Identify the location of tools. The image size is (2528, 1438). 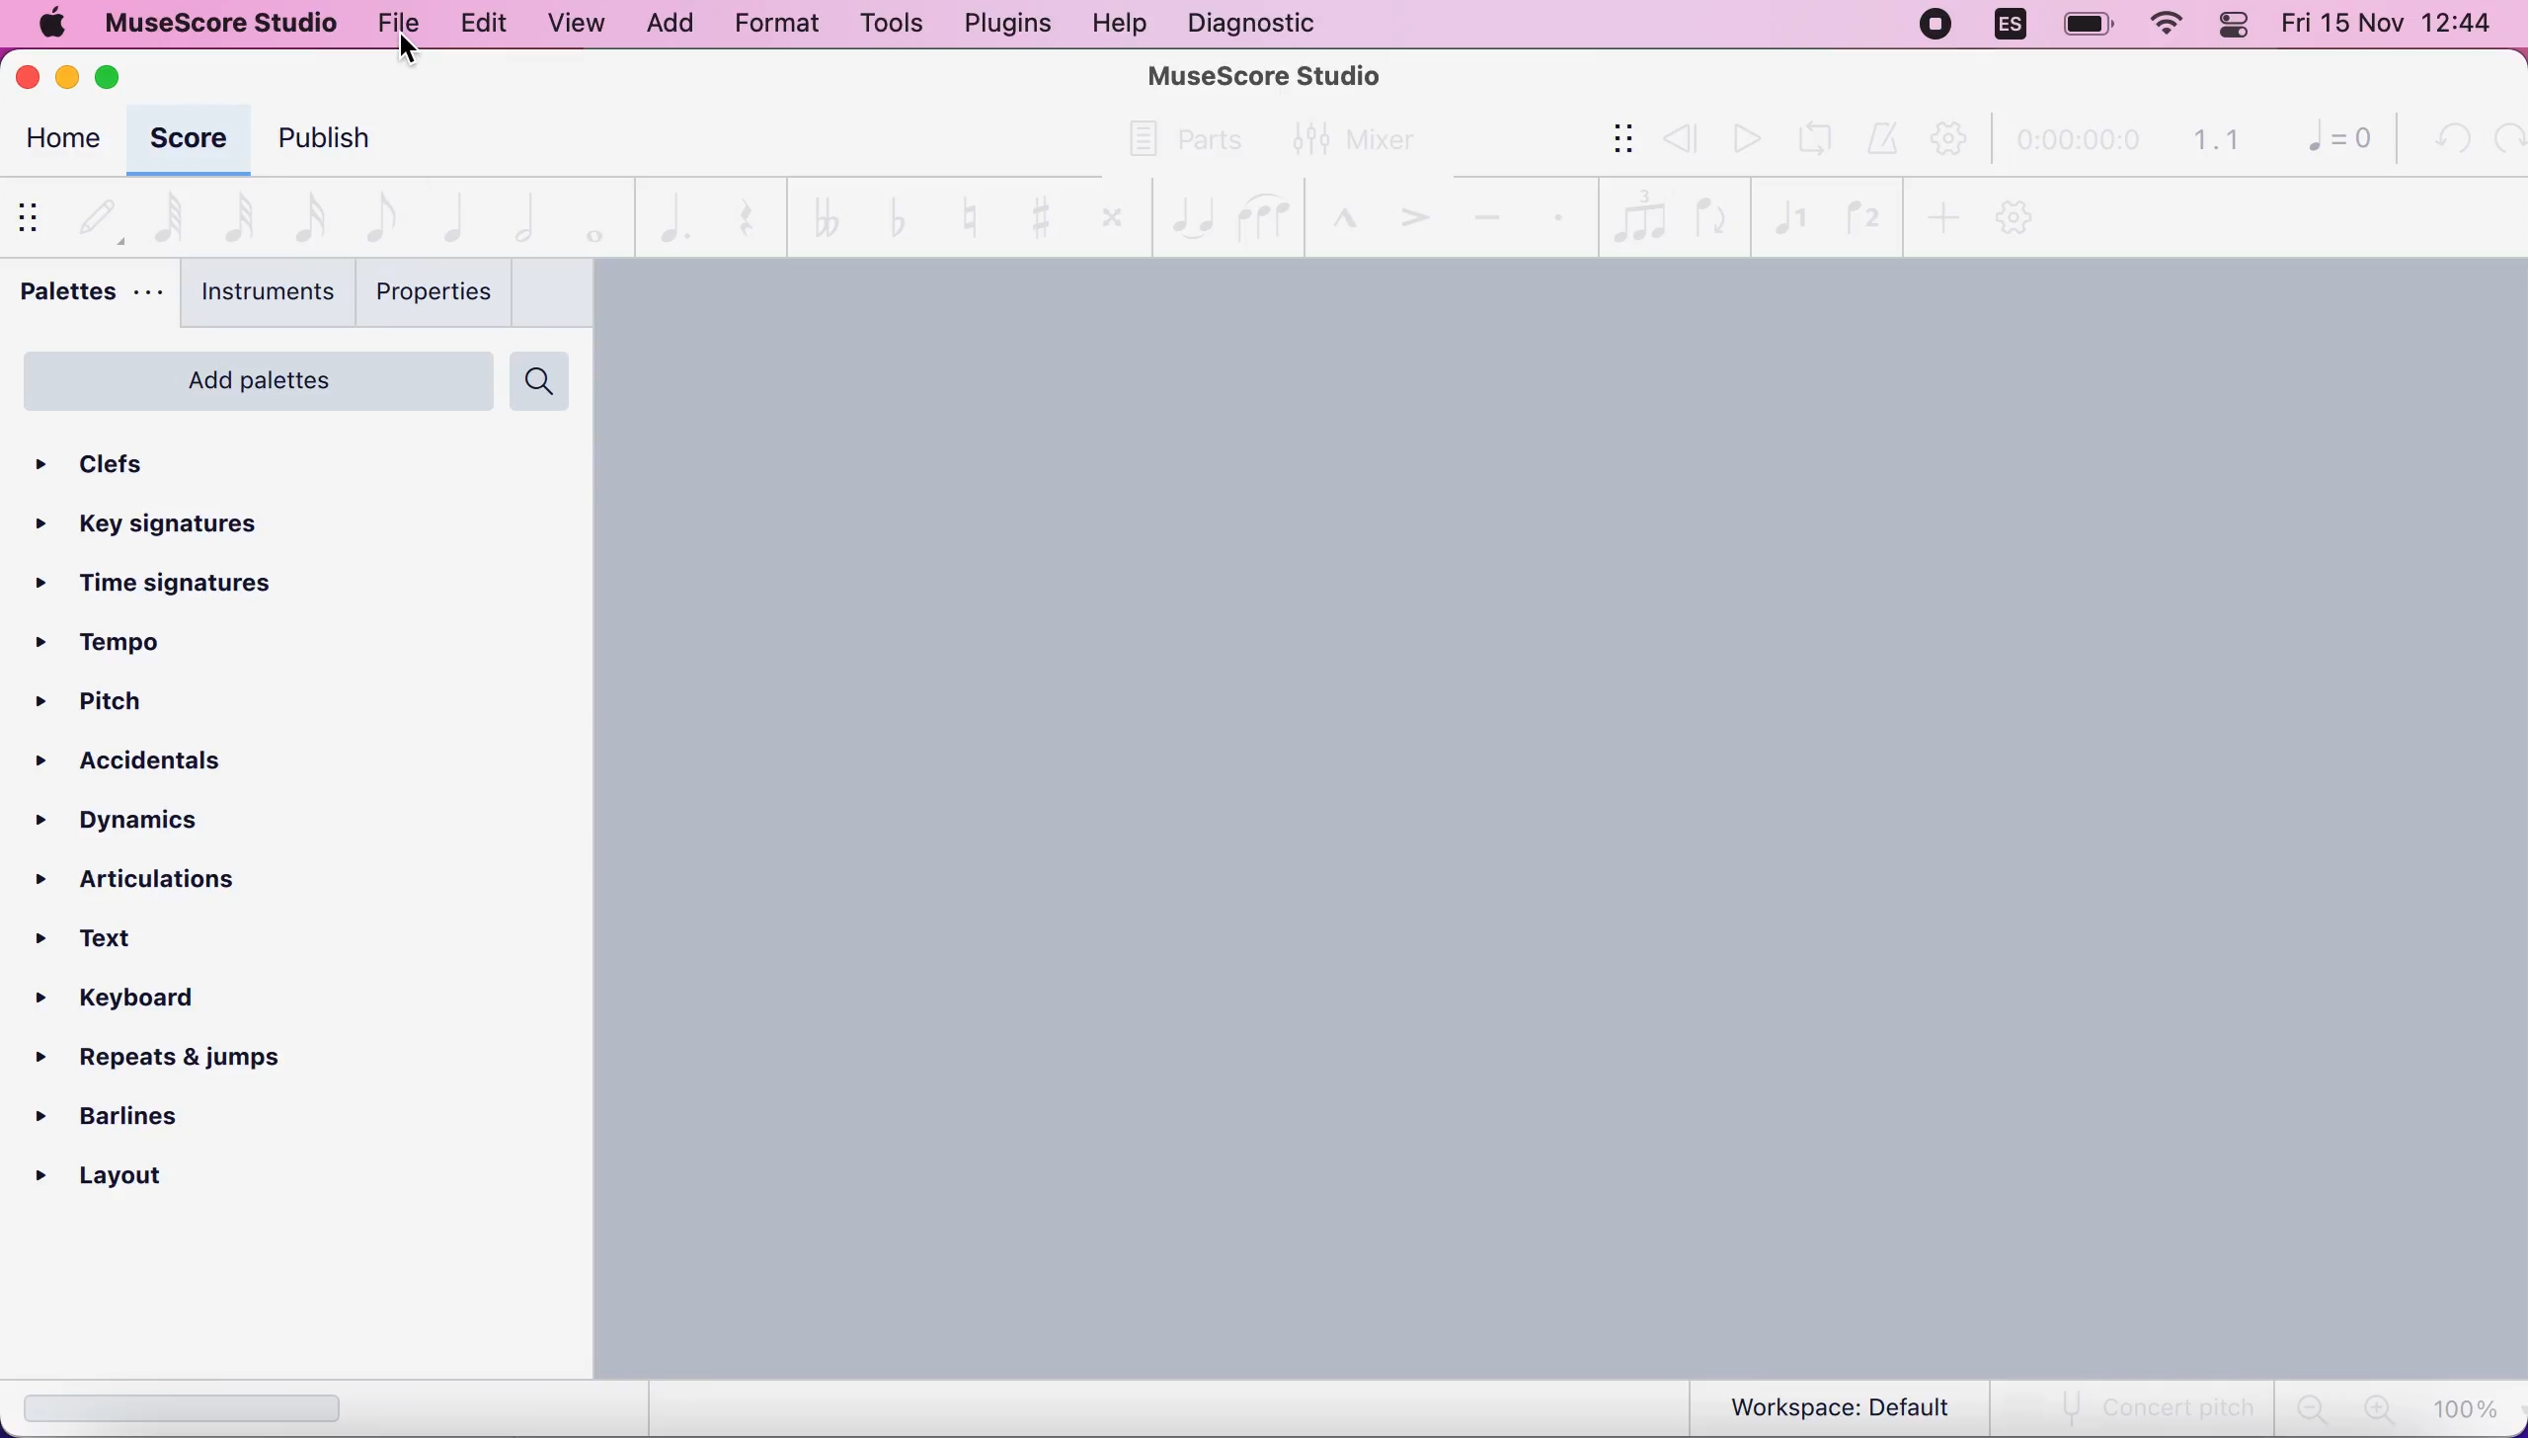
(883, 24).